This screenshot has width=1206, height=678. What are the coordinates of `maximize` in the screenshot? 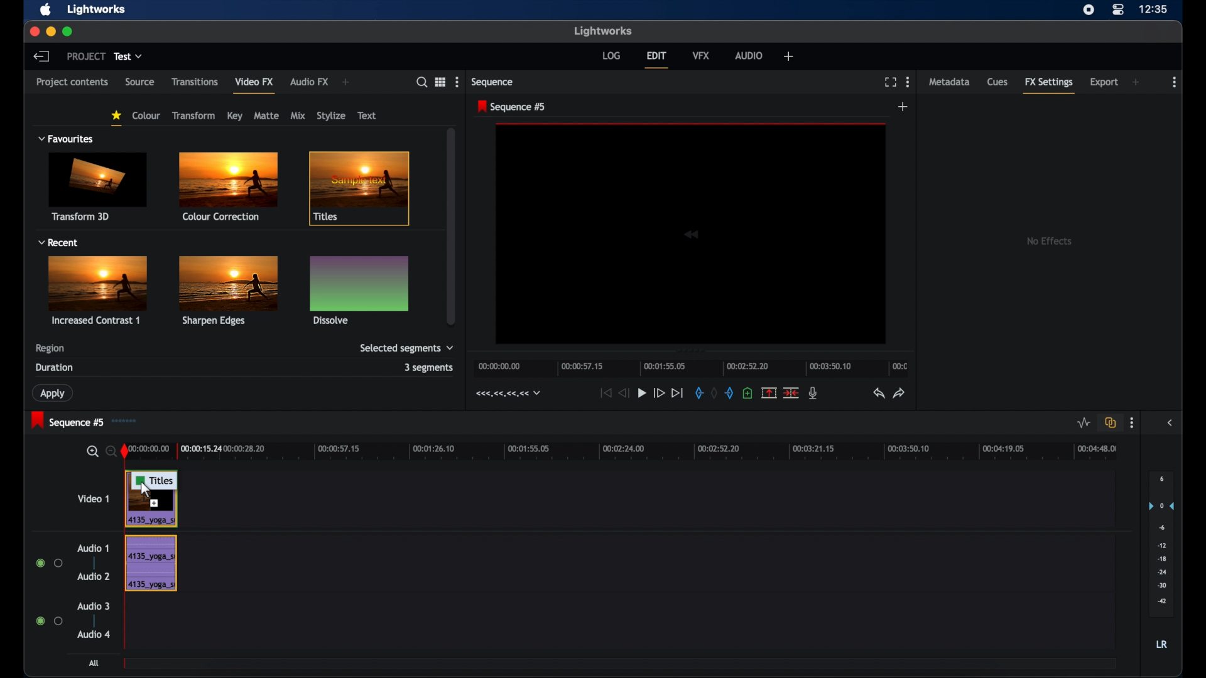 It's located at (69, 32).